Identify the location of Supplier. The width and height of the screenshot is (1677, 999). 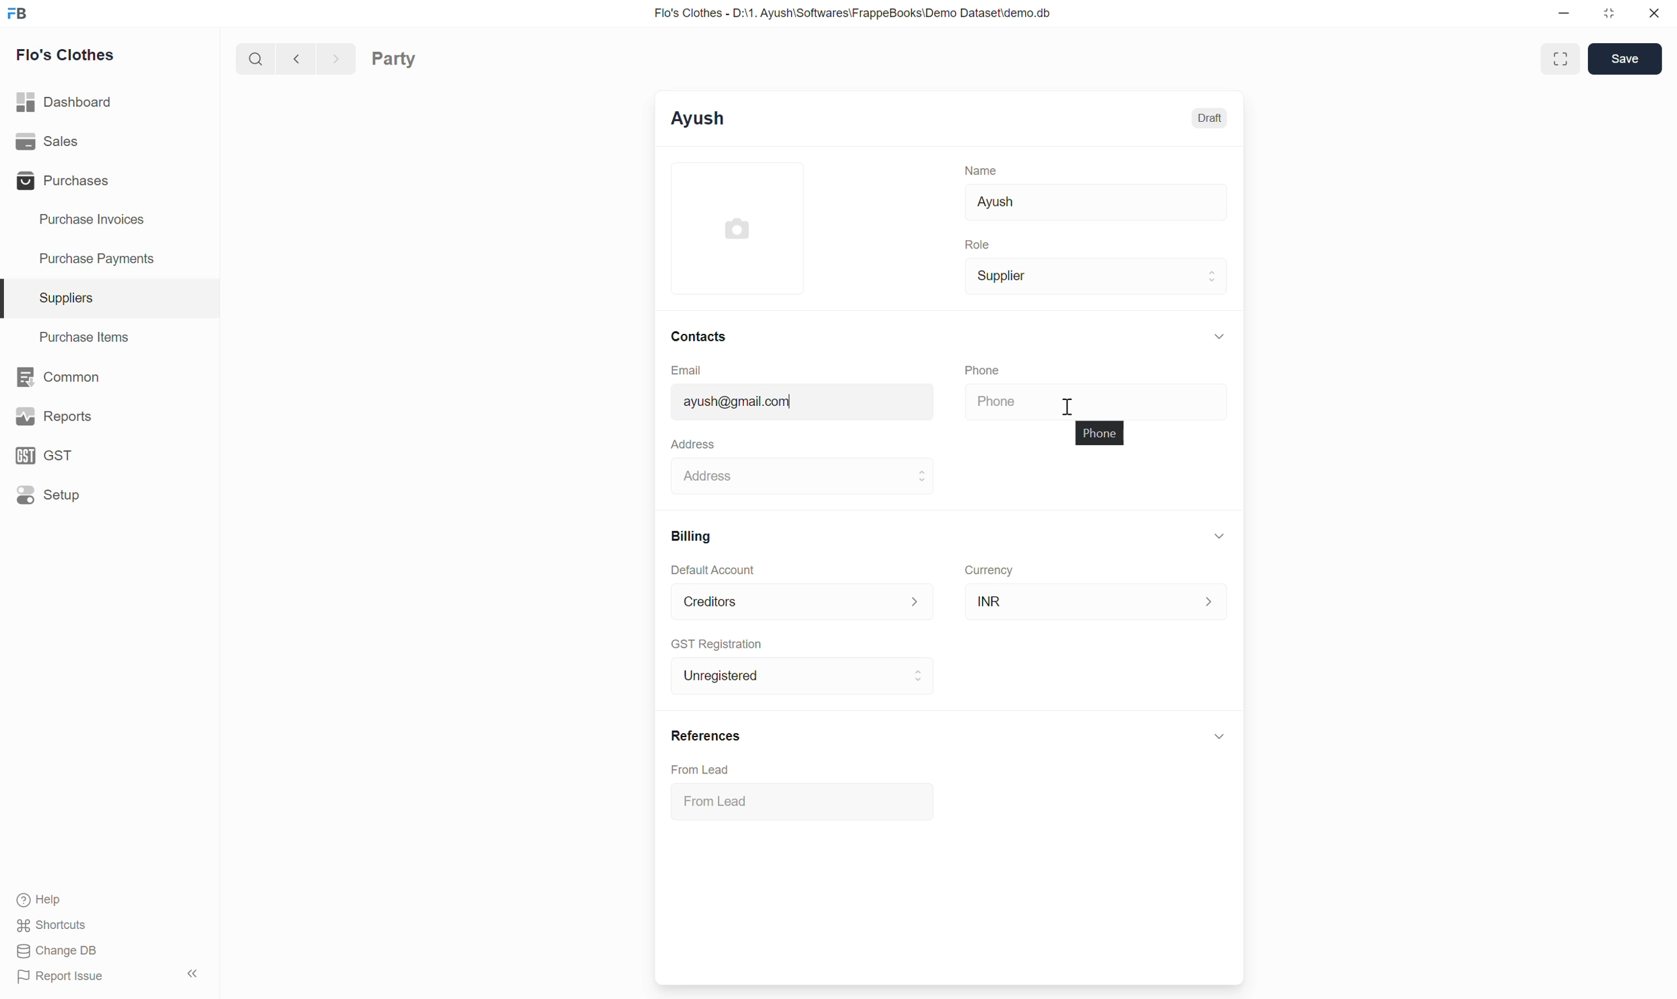
(1096, 276).